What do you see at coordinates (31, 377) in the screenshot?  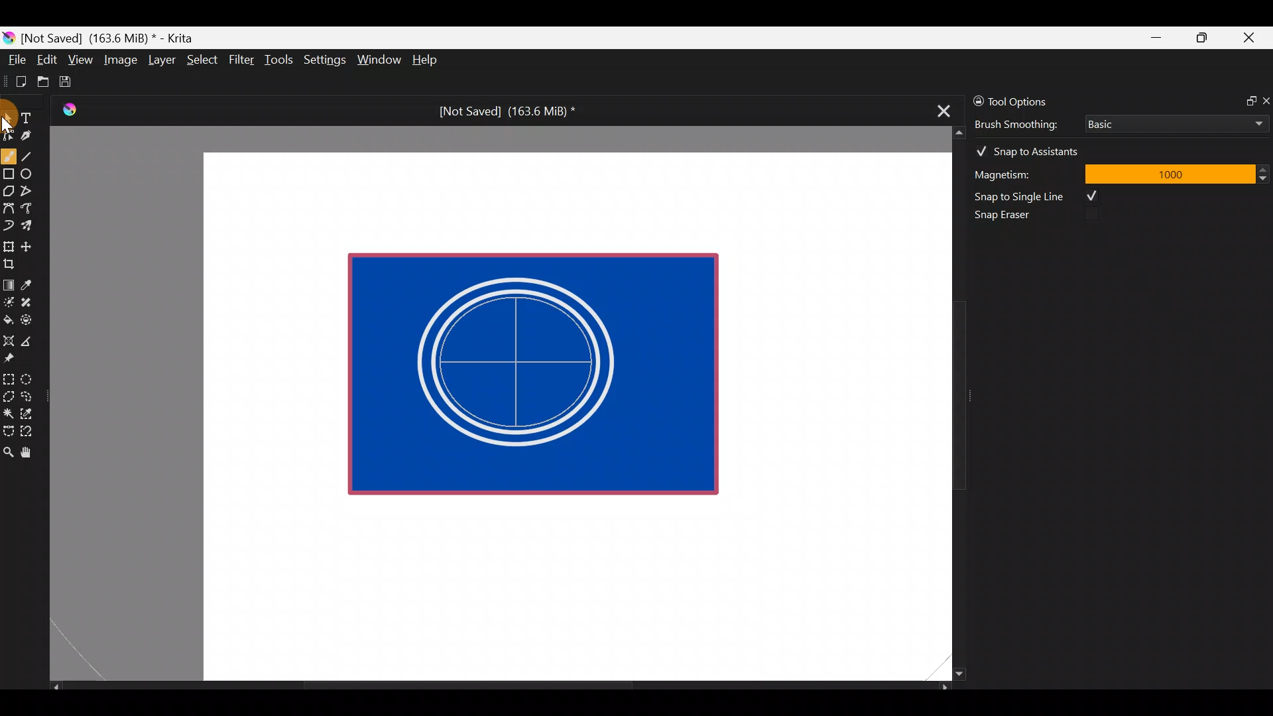 I see `Elliptical selection tool` at bounding box center [31, 377].